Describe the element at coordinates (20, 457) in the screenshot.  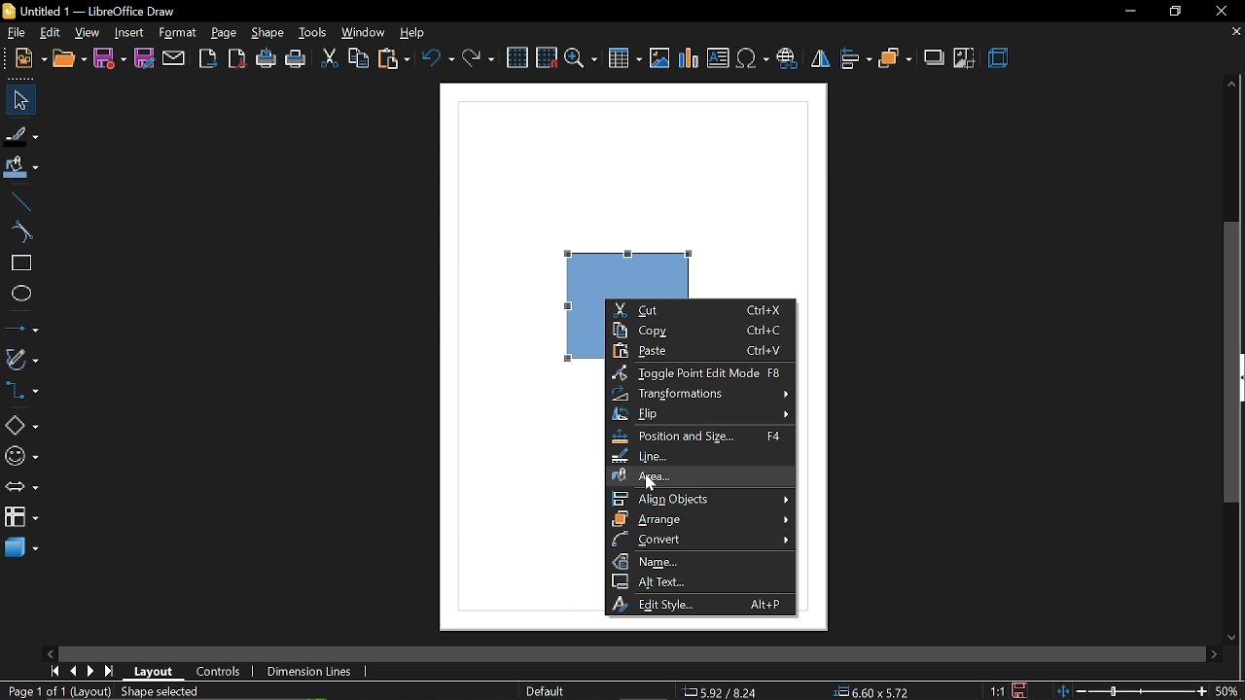
I see `symbol shapes` at that location.